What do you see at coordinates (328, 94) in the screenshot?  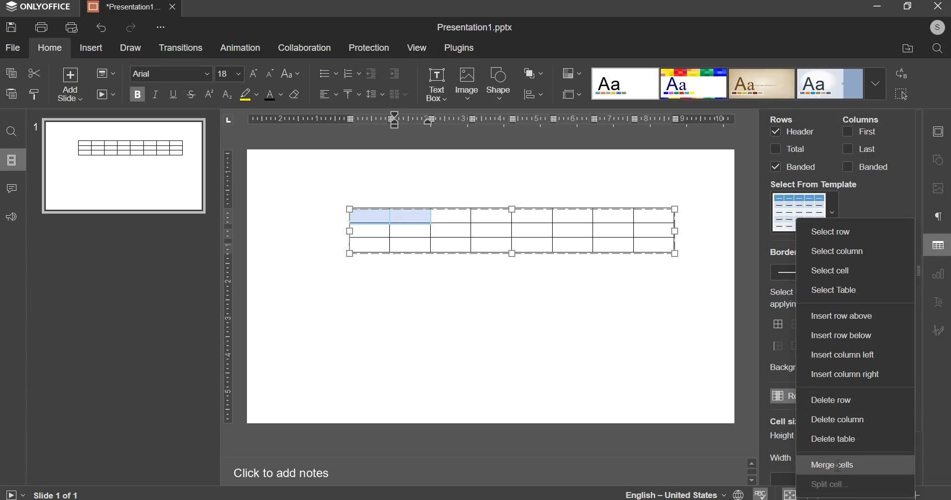 I see `horizontal alignment` at bounding box center [328, 94].